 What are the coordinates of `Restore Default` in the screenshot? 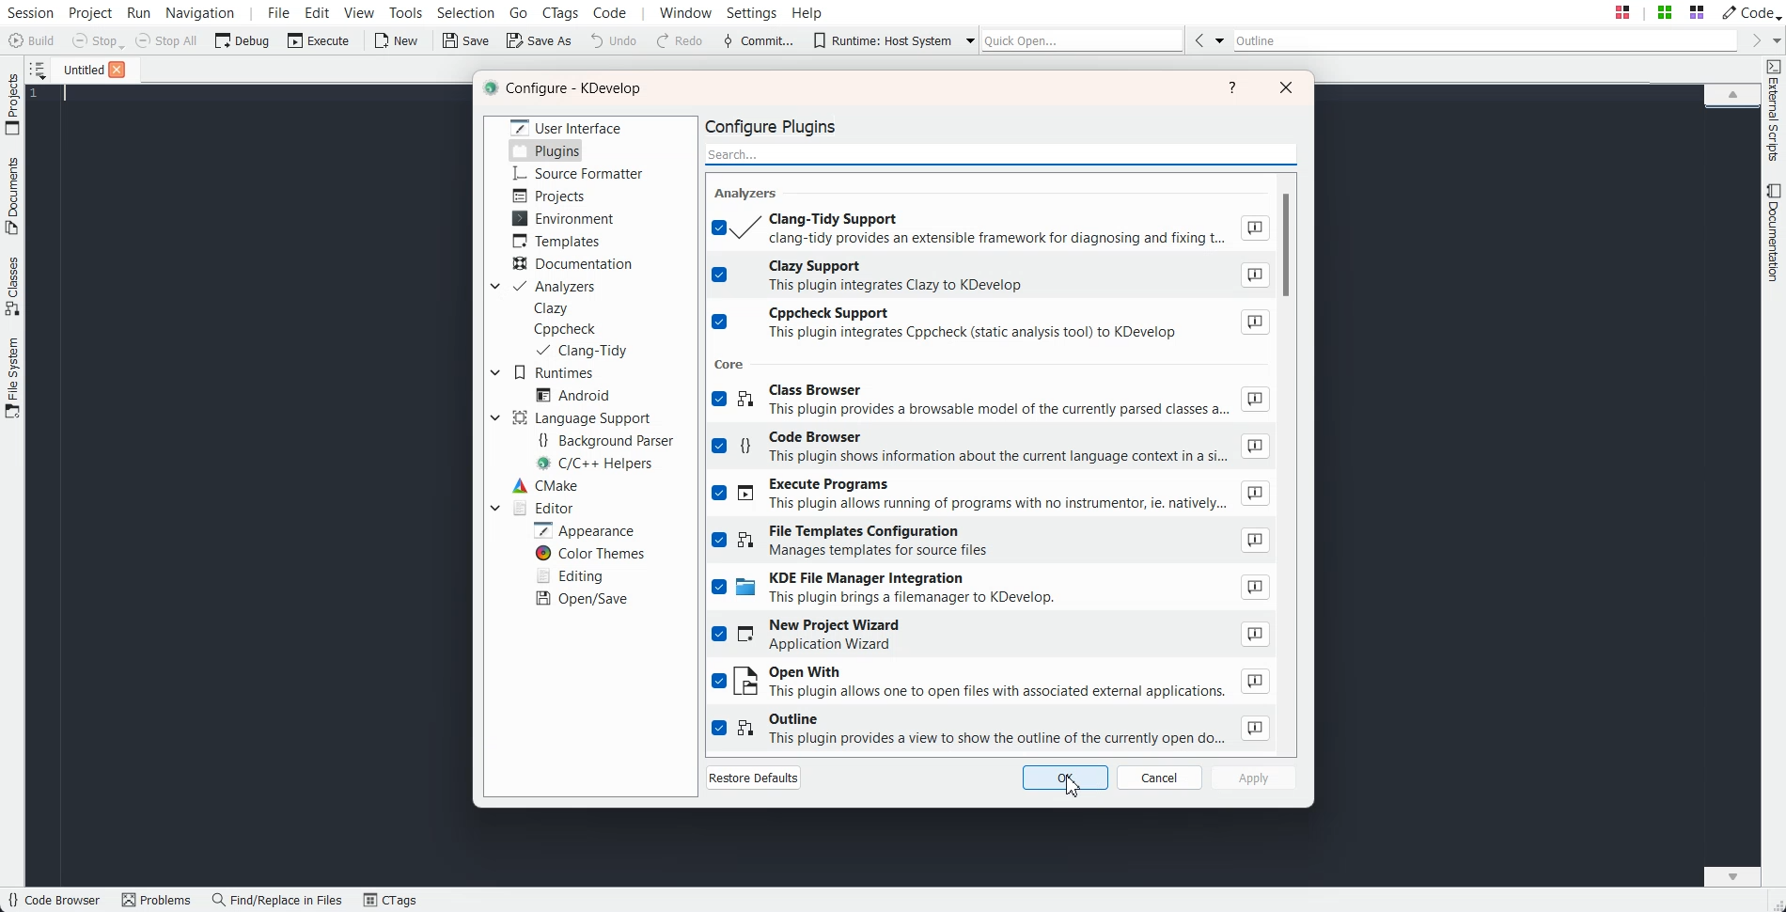 It's located at (754, 777).